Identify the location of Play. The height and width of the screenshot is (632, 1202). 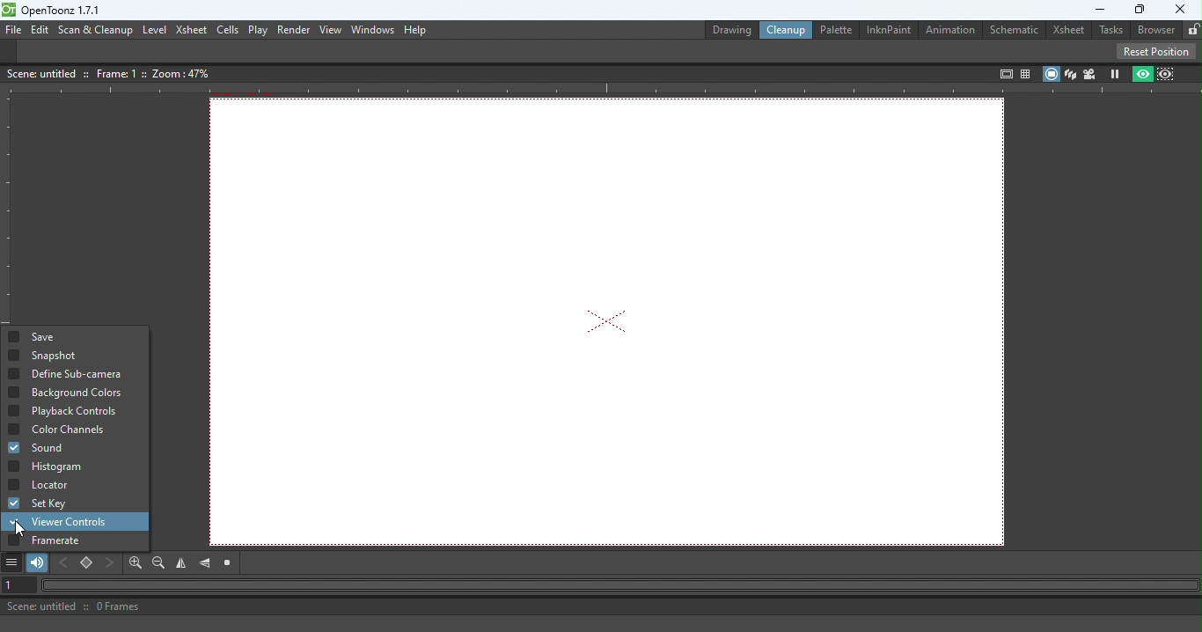
(258, 30).